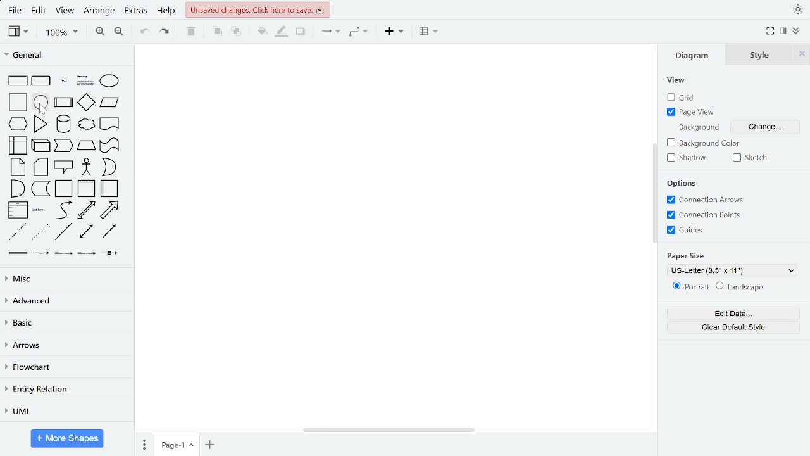 This screenshot has height=456, width=810. Describe the element at coordinates (63, 253) in the screenshot. I see `link with 2 label` at that location.